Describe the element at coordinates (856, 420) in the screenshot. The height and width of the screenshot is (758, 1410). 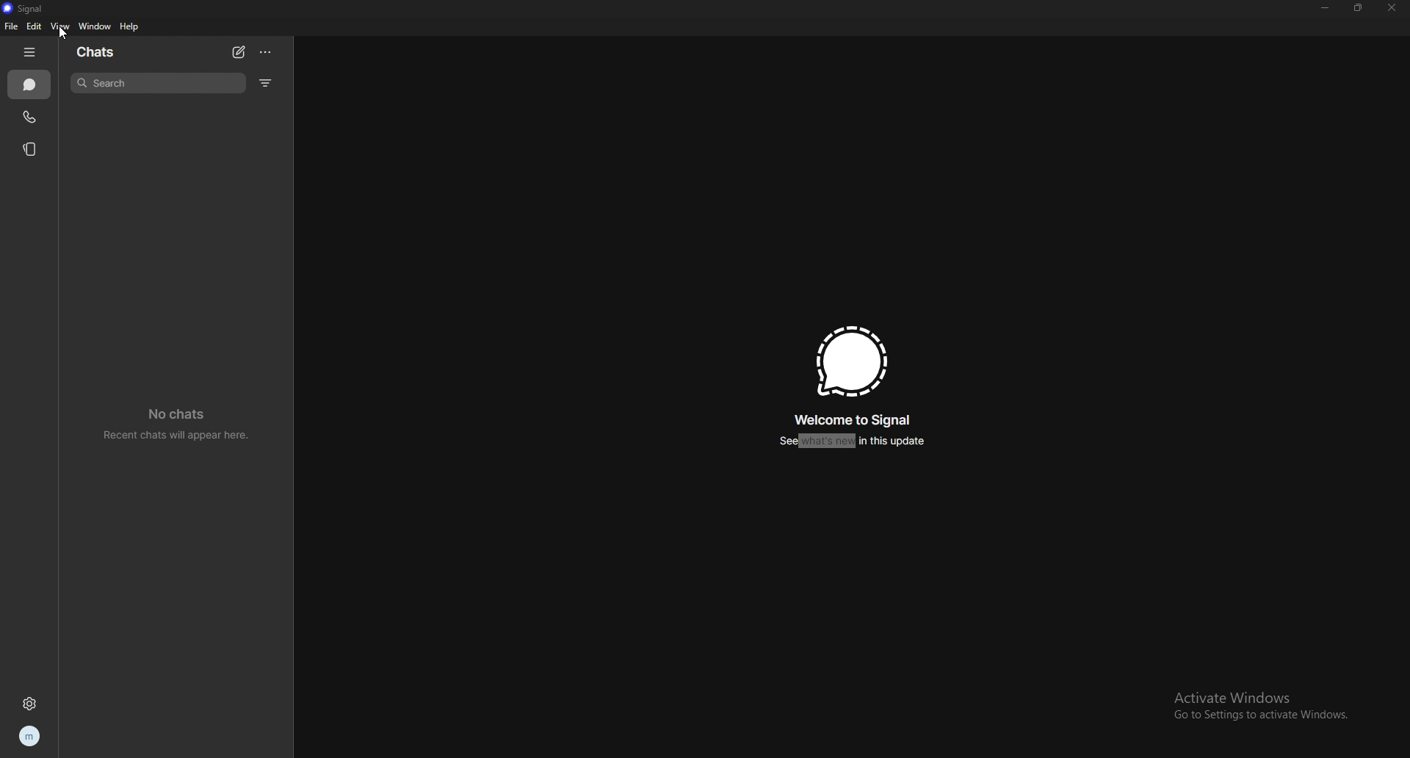
I see `welcome to signal` at that location.